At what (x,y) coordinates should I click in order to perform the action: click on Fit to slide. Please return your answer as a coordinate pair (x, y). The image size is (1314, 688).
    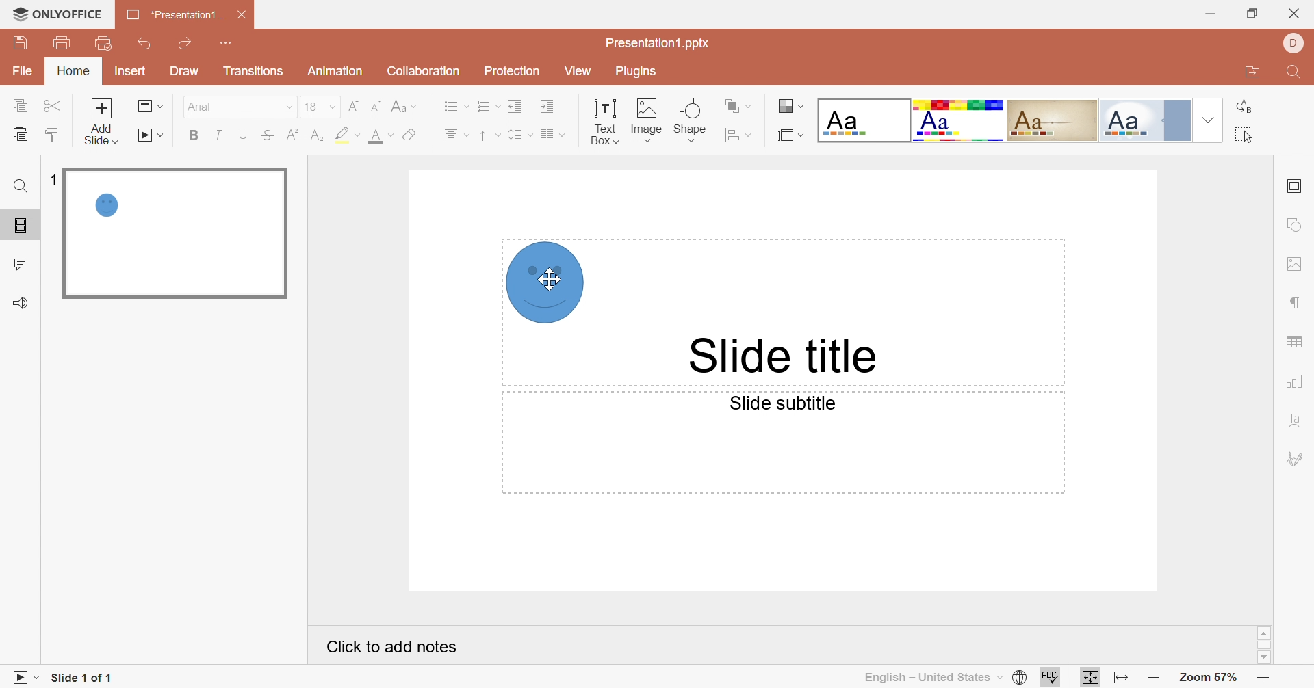
    Looking at the image, I should click on (1090, 678).